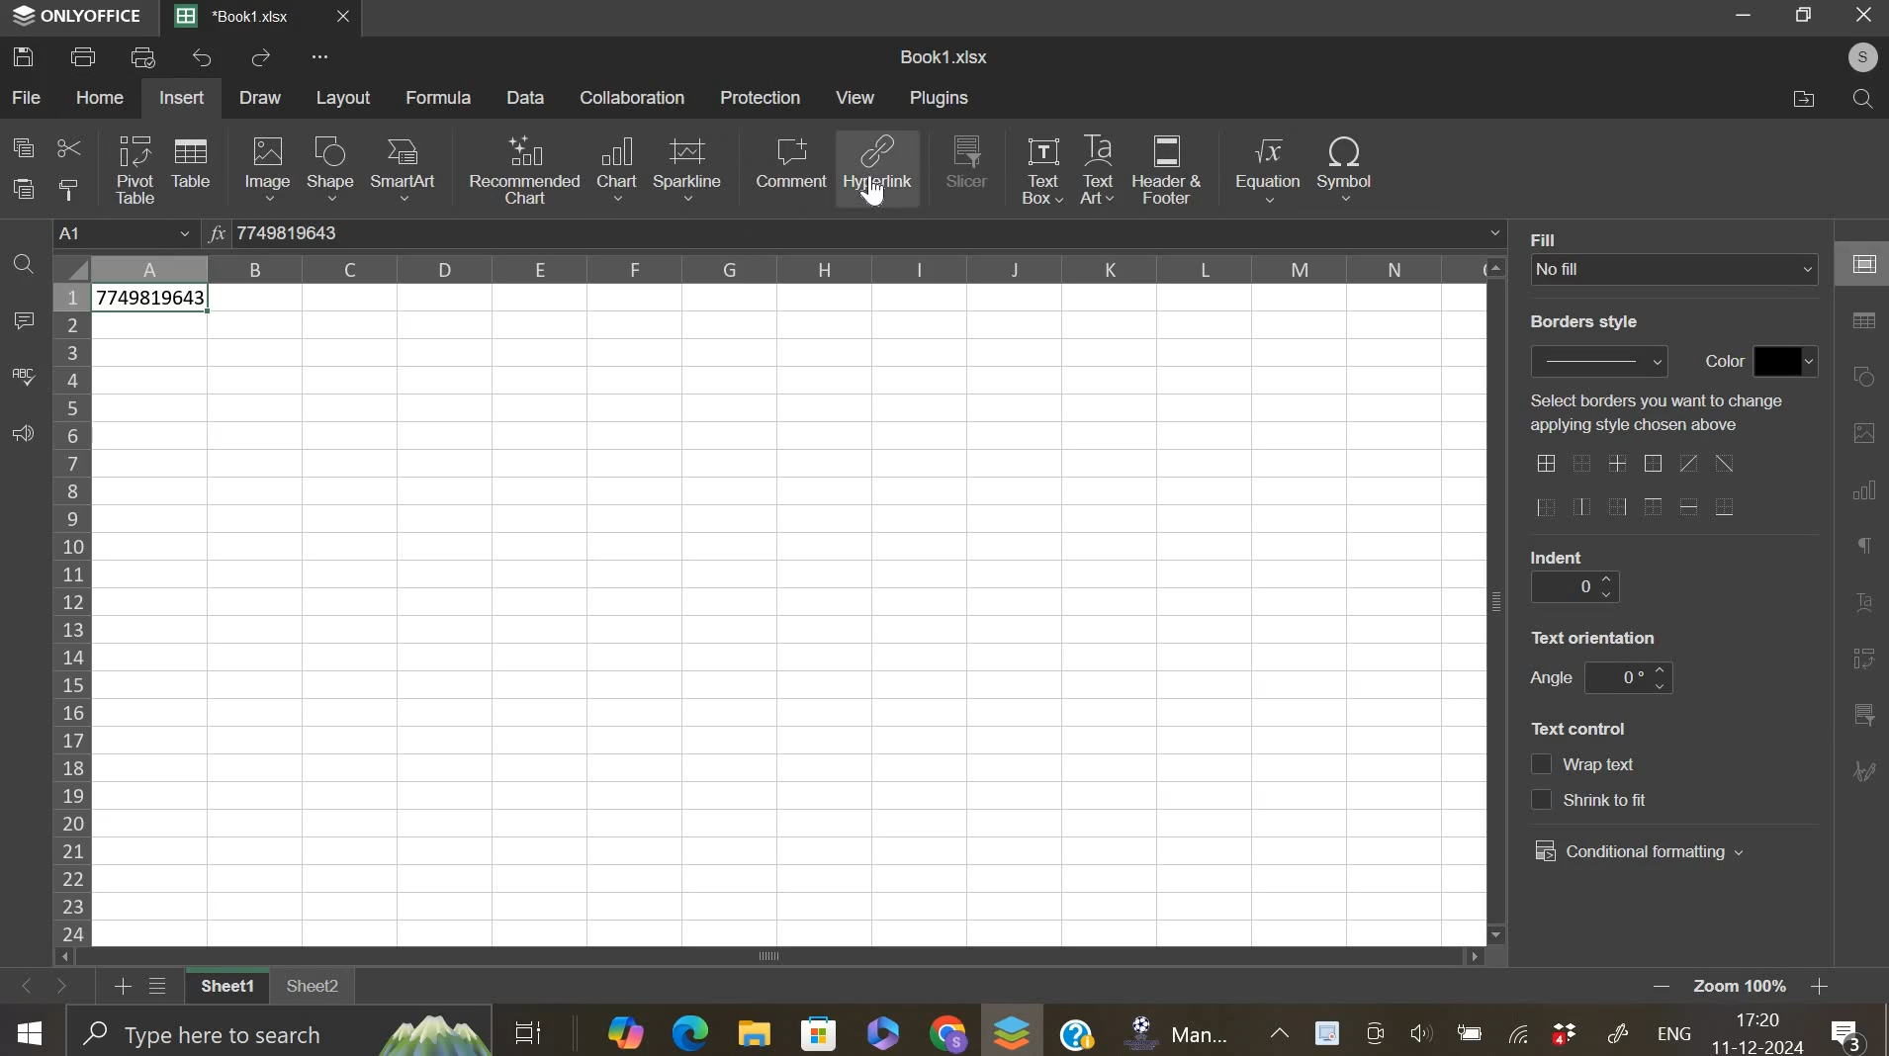 Image resolution: width=1889 pixels, height=1056 pixels. Describe the element at coordinates (779, 957) in the screenshot. I see `scroll bar` at that location.